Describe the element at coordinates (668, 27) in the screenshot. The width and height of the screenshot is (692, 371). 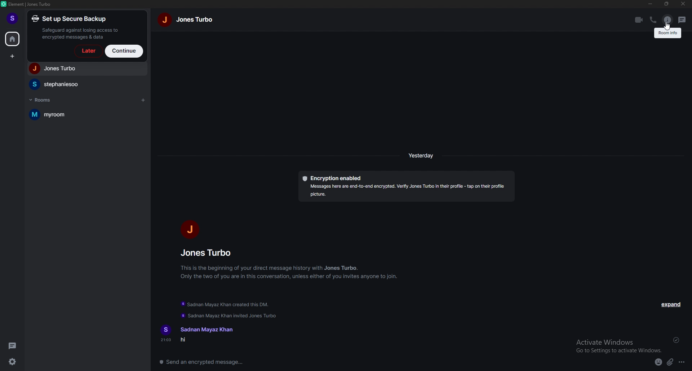
I see `cursor` at that location.